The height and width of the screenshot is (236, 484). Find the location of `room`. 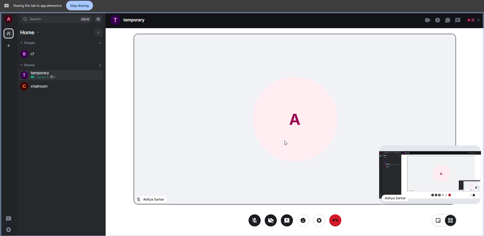

room is located at coordinates (43, 72).